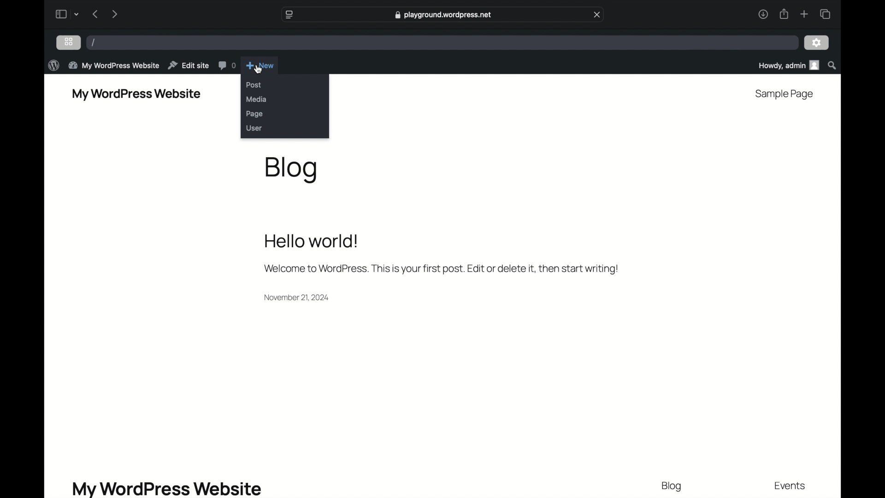 The width and height of the screenshot is (885, 498). What do you see at coordinates (785, 14) in the screenshot?
I see `share` at bounding box center [785, 14].